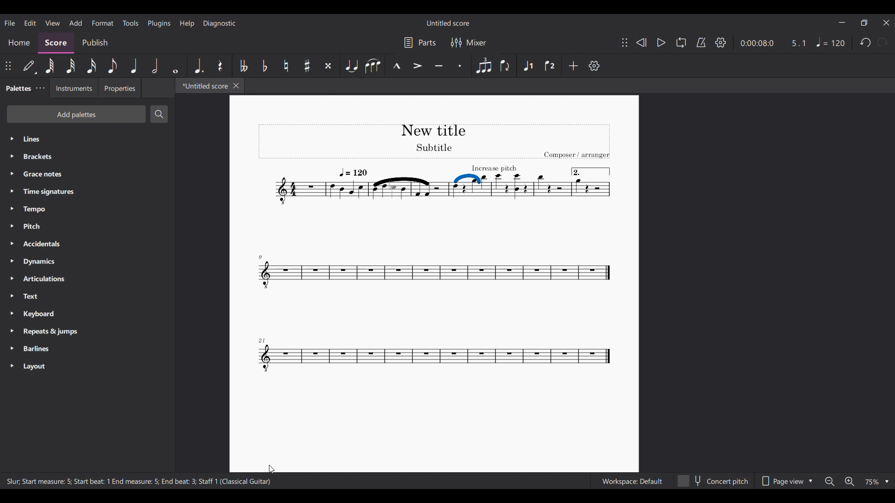 This screenshot has height=503, width=895. Describe the element at coordinates (92, 66) in the screenshot. I see `16th note` at that location.